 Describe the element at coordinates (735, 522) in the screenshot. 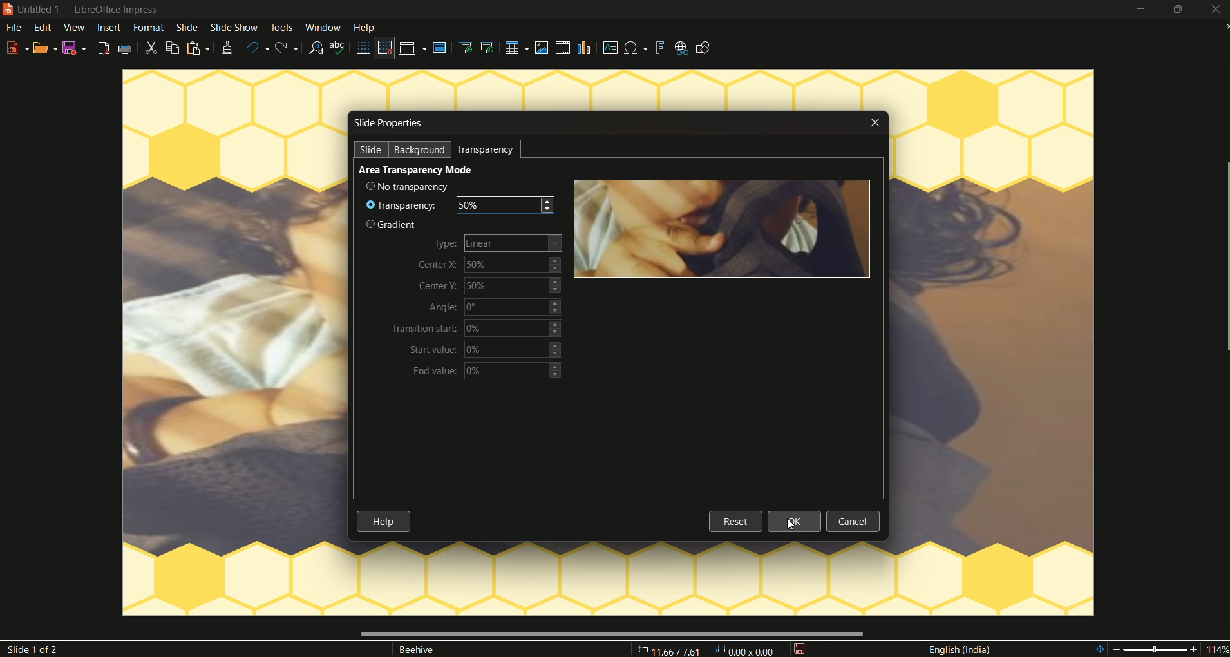

I see `reset` at that location.